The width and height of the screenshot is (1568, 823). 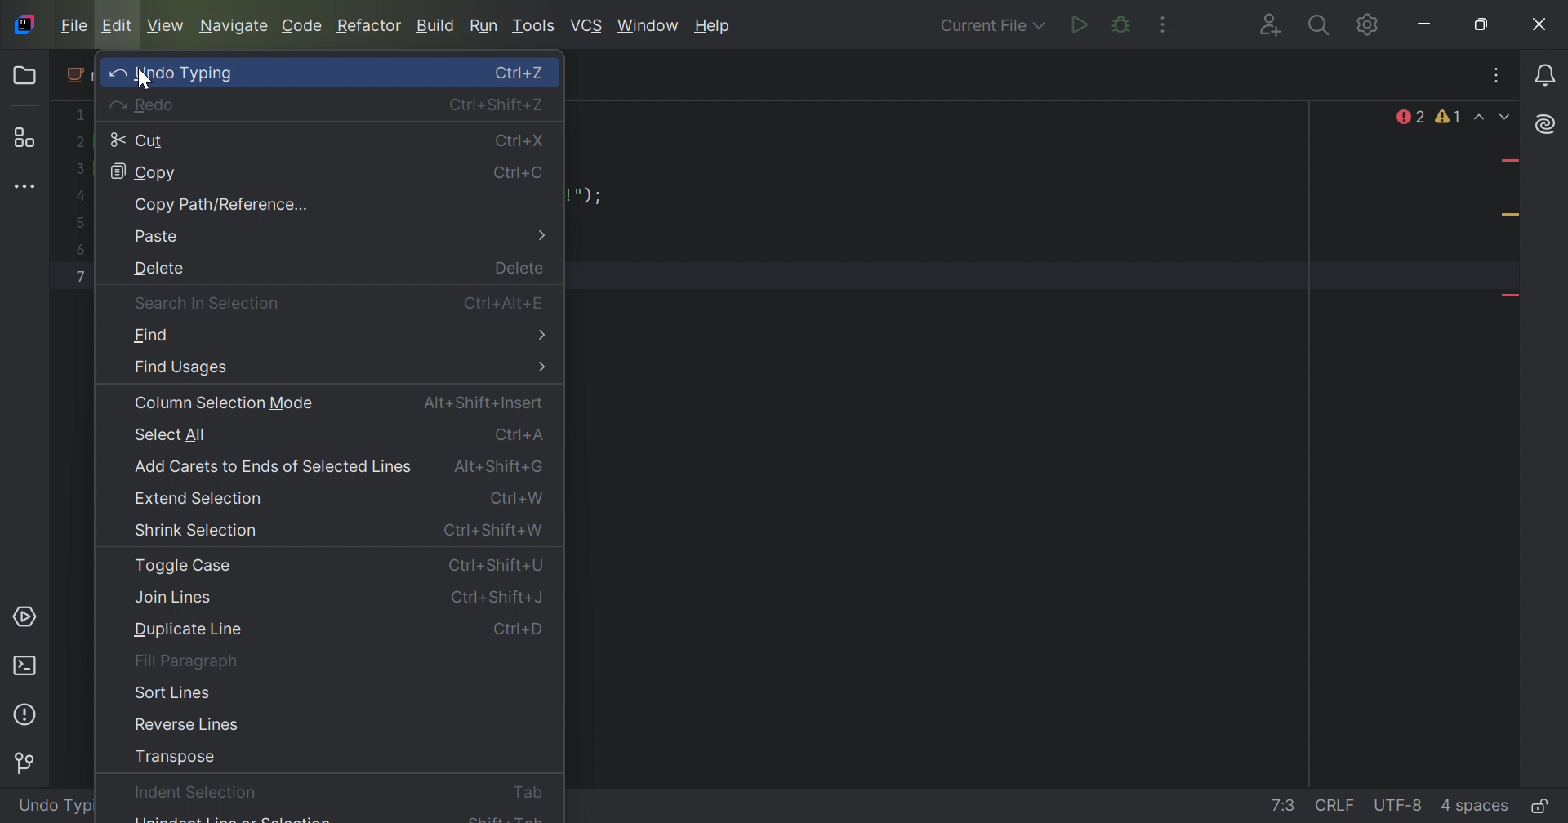 What do you see at coordinates (493, 105) in the screenshot?
I see `Ctrl+Shift+Z` at bounding box center [493, 105].